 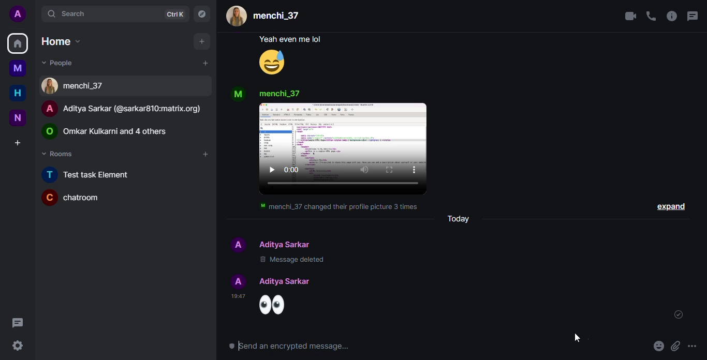 What do you see at coordinates (466, 219) in the screenshot?
I see `today` at bounding box center [466, 219].